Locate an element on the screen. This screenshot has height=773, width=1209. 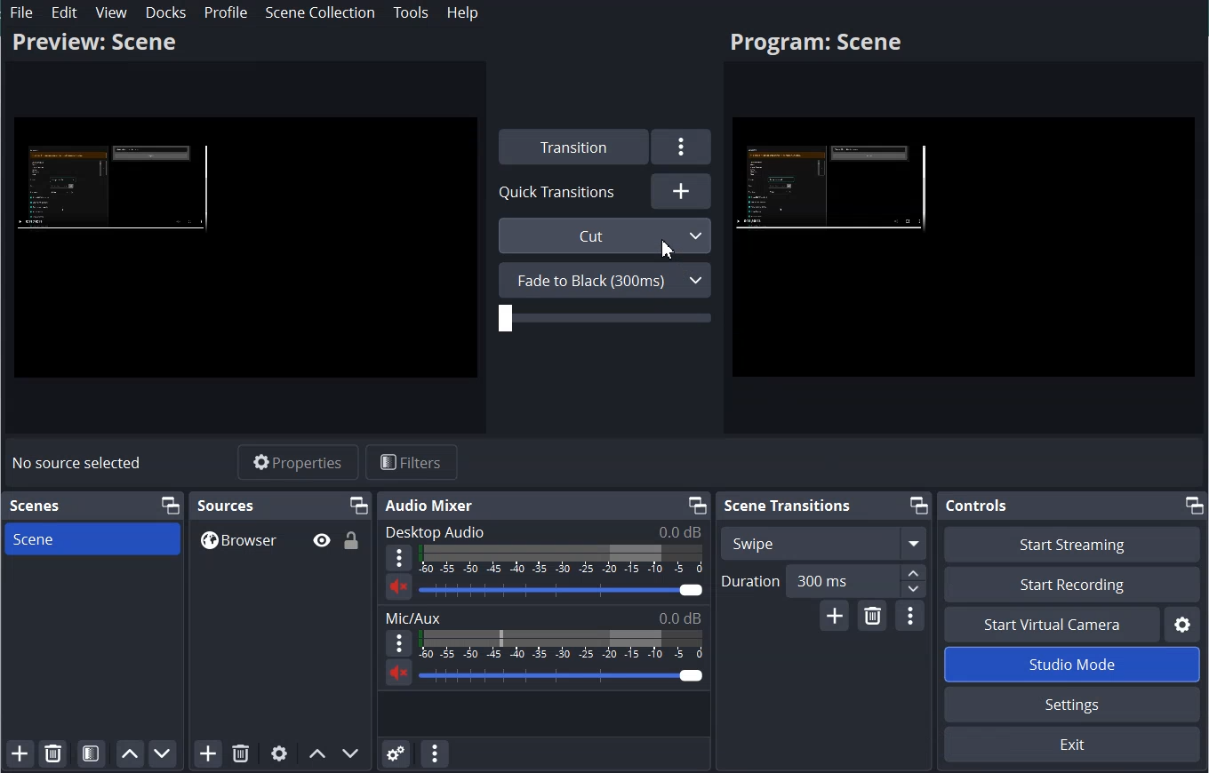
View is located at coordinates (112, 12).